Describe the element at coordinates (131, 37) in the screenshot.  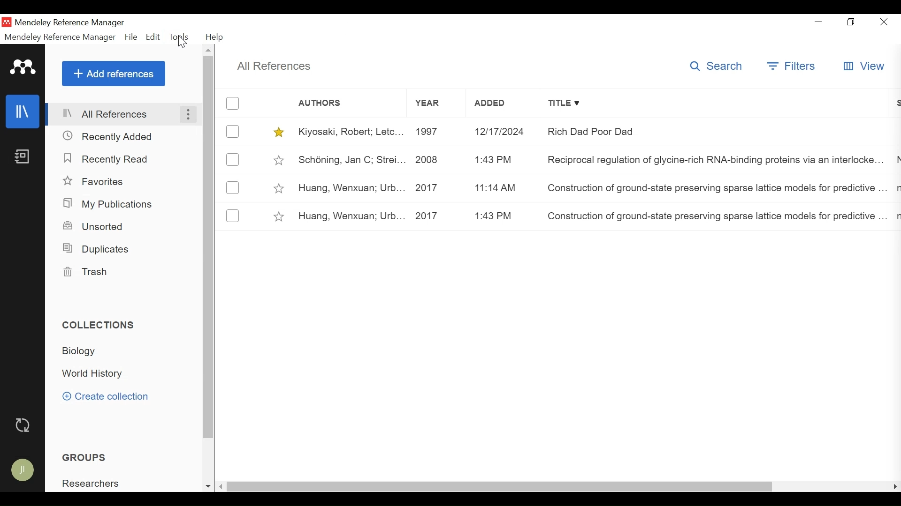
I see `File` at that location.